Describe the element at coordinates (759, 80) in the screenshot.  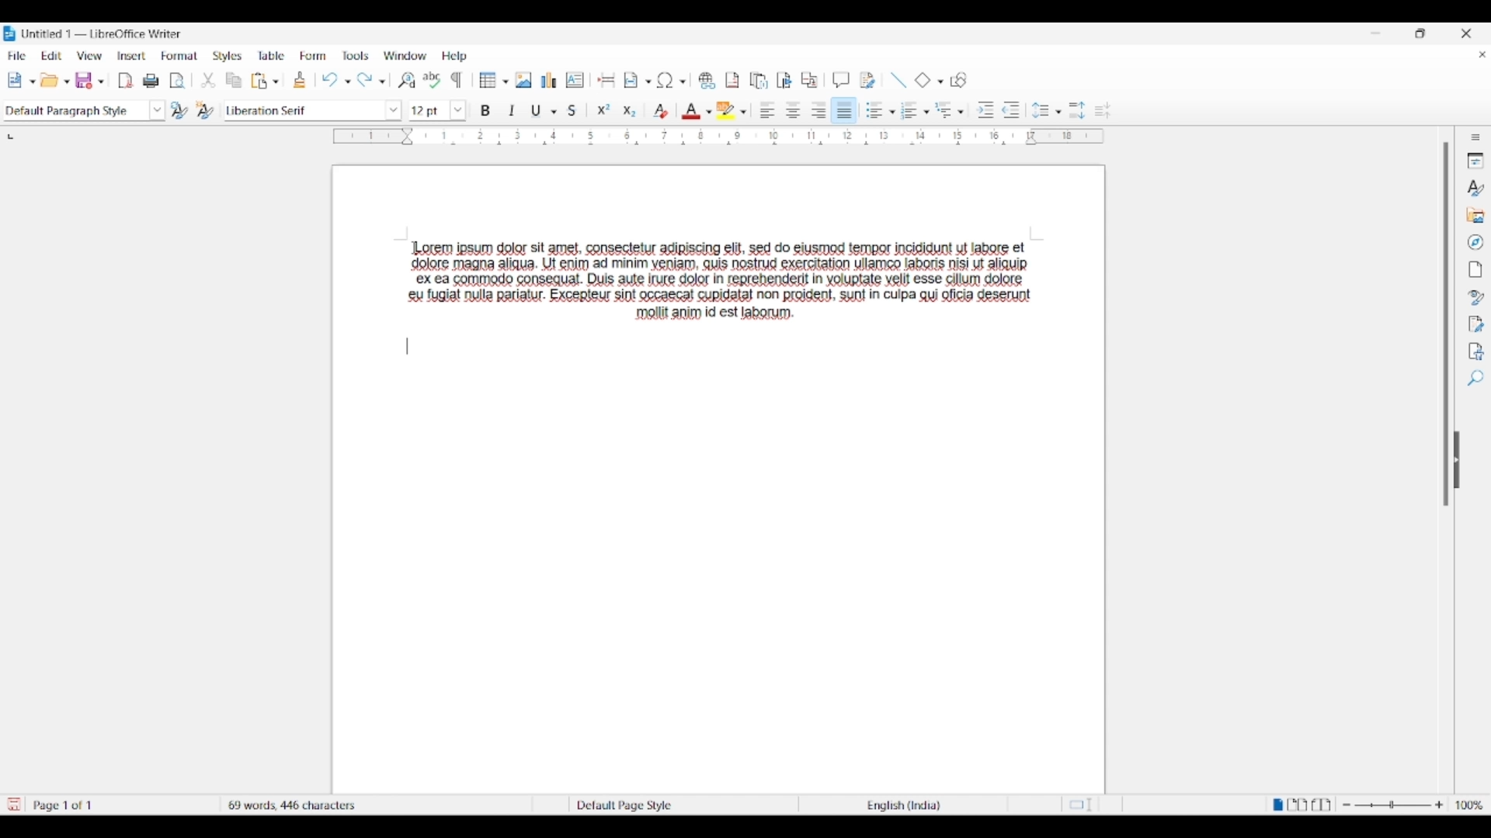
I see `Insert endnote` at that location.